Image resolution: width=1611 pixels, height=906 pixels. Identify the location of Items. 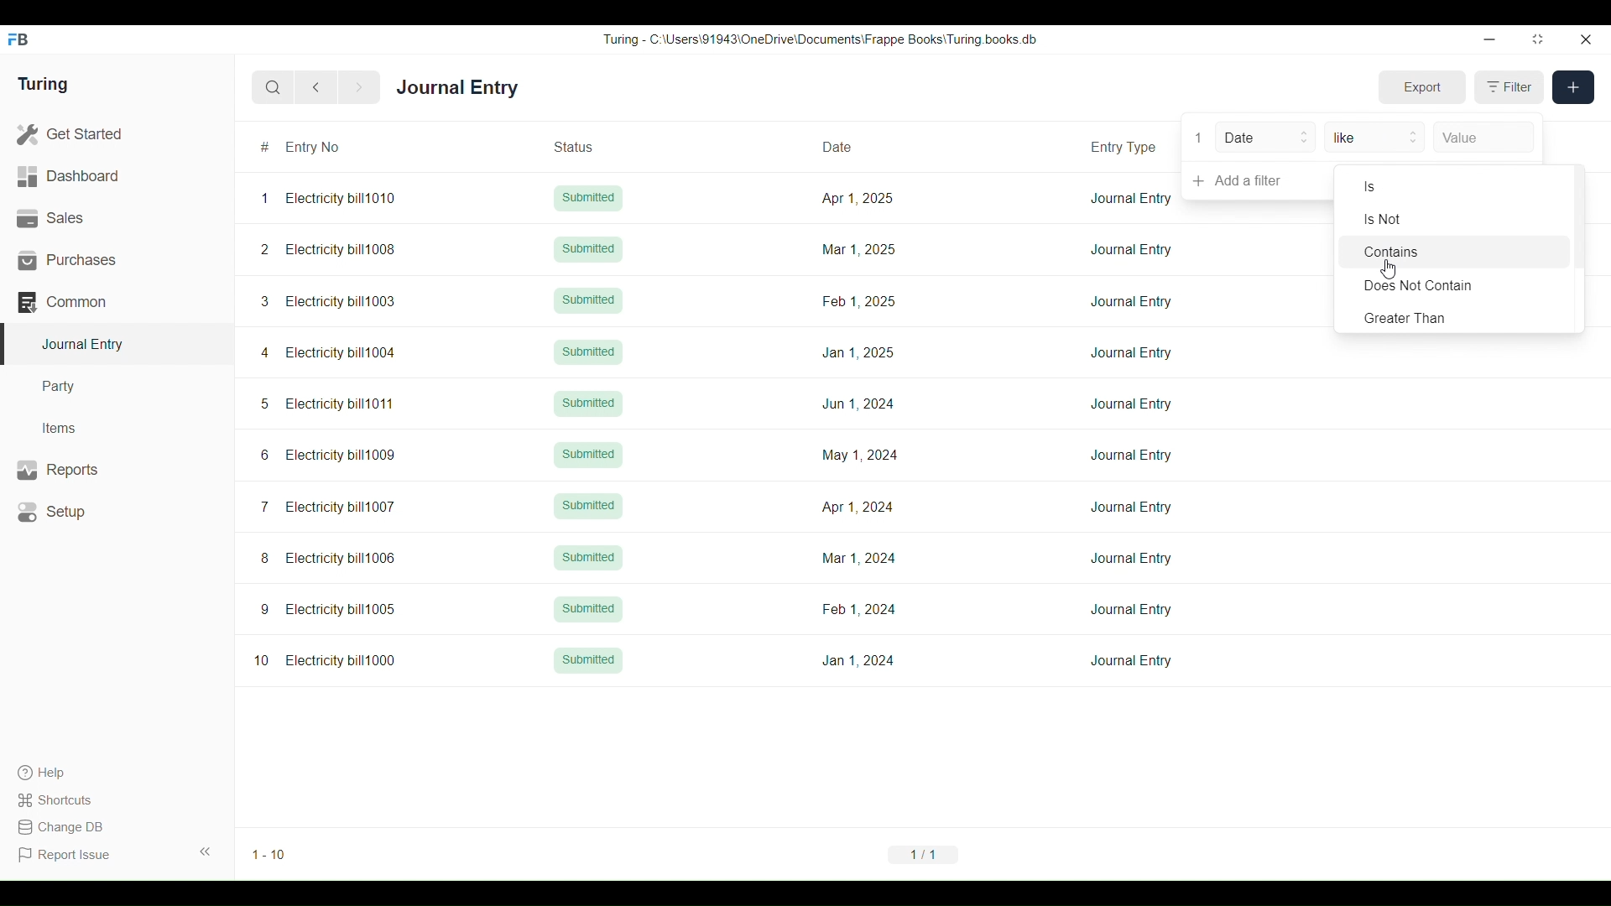
(117, 429).